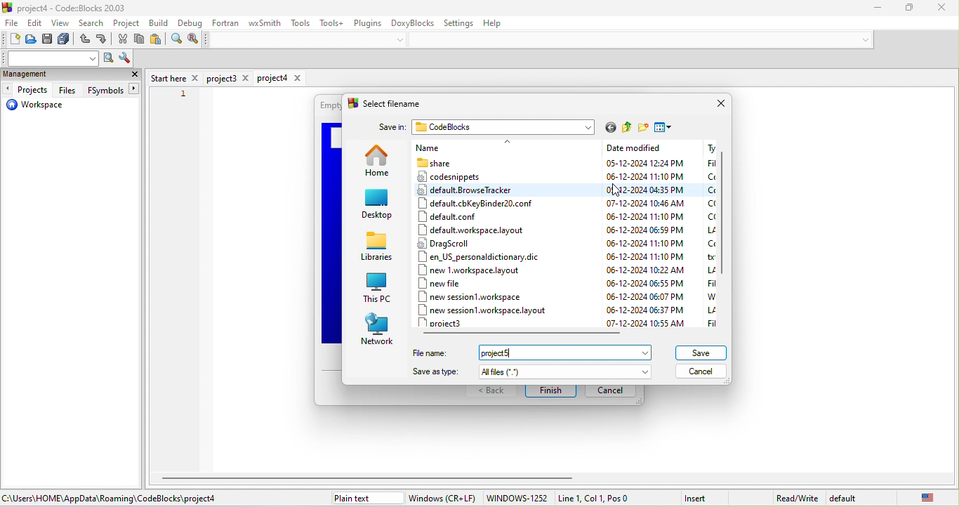  What do you see at coordinates (701, 353) in the screenshot?
I see `save` at bounding box center [701, 353].